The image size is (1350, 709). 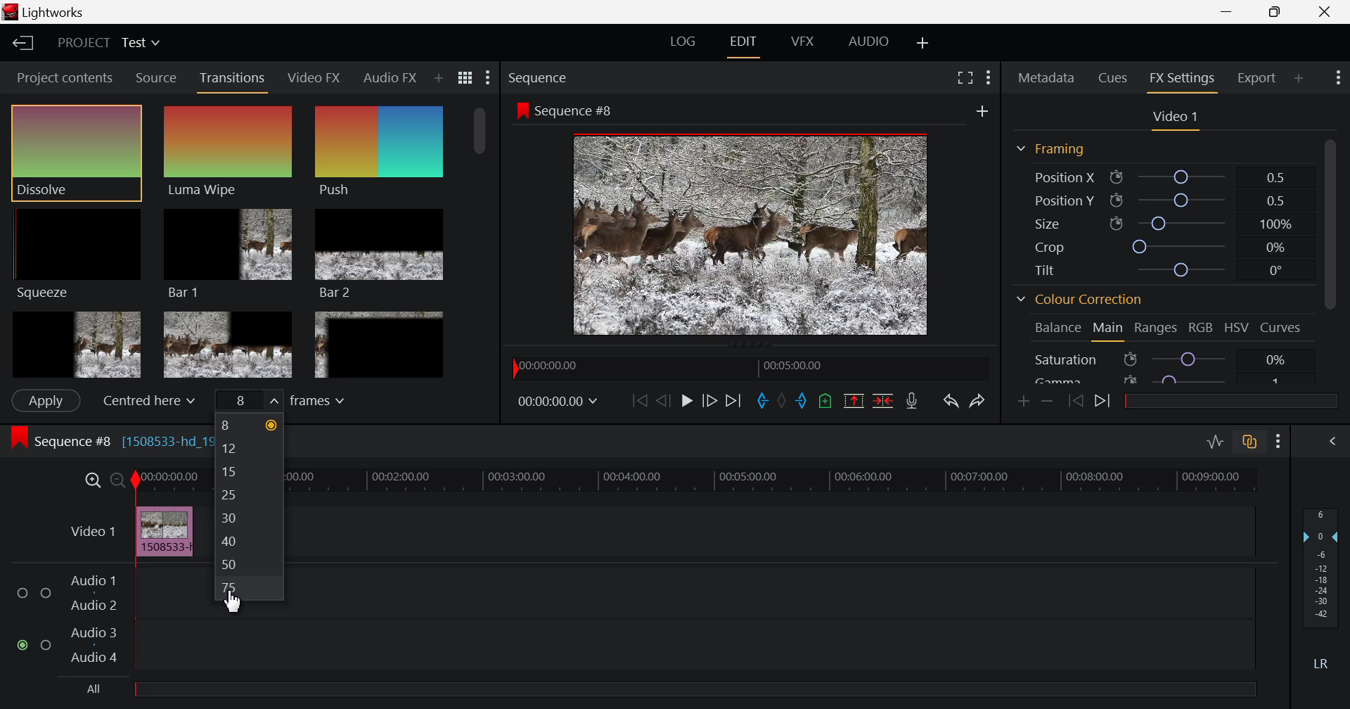 What do you see at coordinates (63, 77) in the screenshot?
I see `Project contents` at bounding box center [63, 77].